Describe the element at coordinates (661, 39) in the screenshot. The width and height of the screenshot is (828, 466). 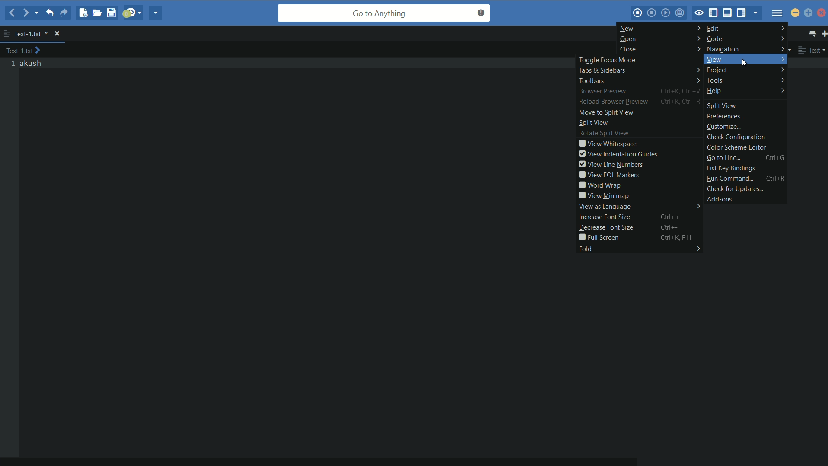
I see `open` at that location.